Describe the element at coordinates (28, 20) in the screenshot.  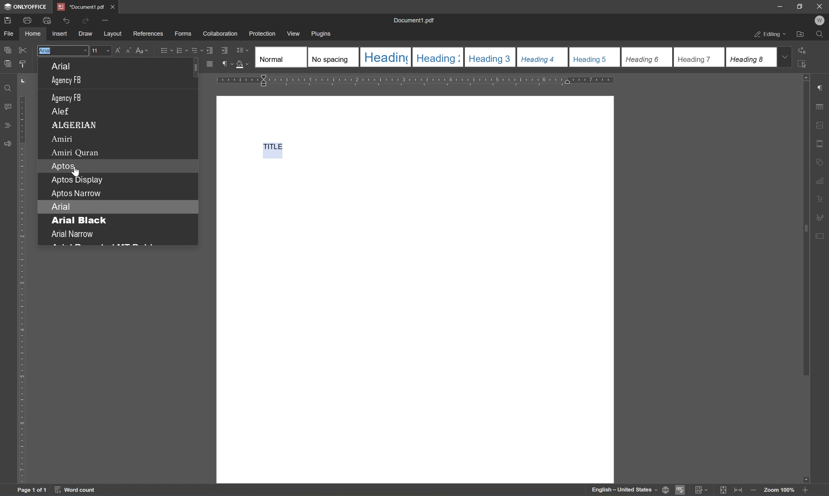
I see `print` at that location.